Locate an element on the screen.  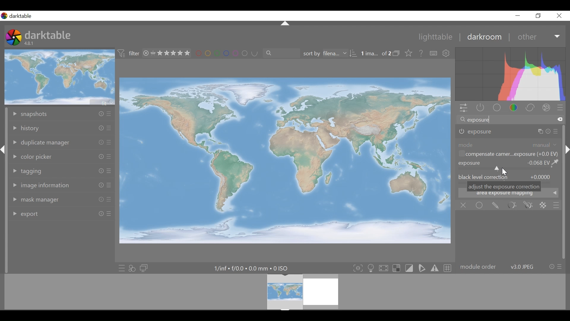
preset is located at coordinates (560, 107).